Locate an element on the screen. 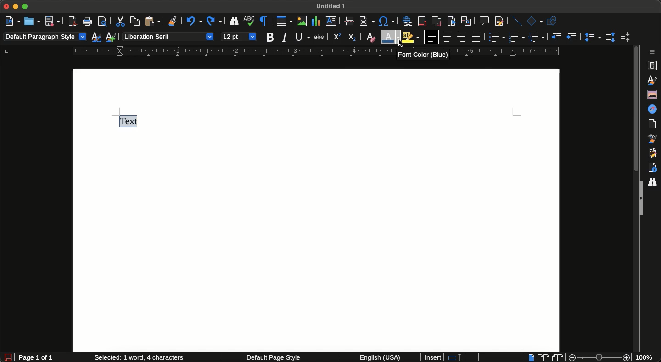  Clear direct formatting is located at coordinates (371, 37).